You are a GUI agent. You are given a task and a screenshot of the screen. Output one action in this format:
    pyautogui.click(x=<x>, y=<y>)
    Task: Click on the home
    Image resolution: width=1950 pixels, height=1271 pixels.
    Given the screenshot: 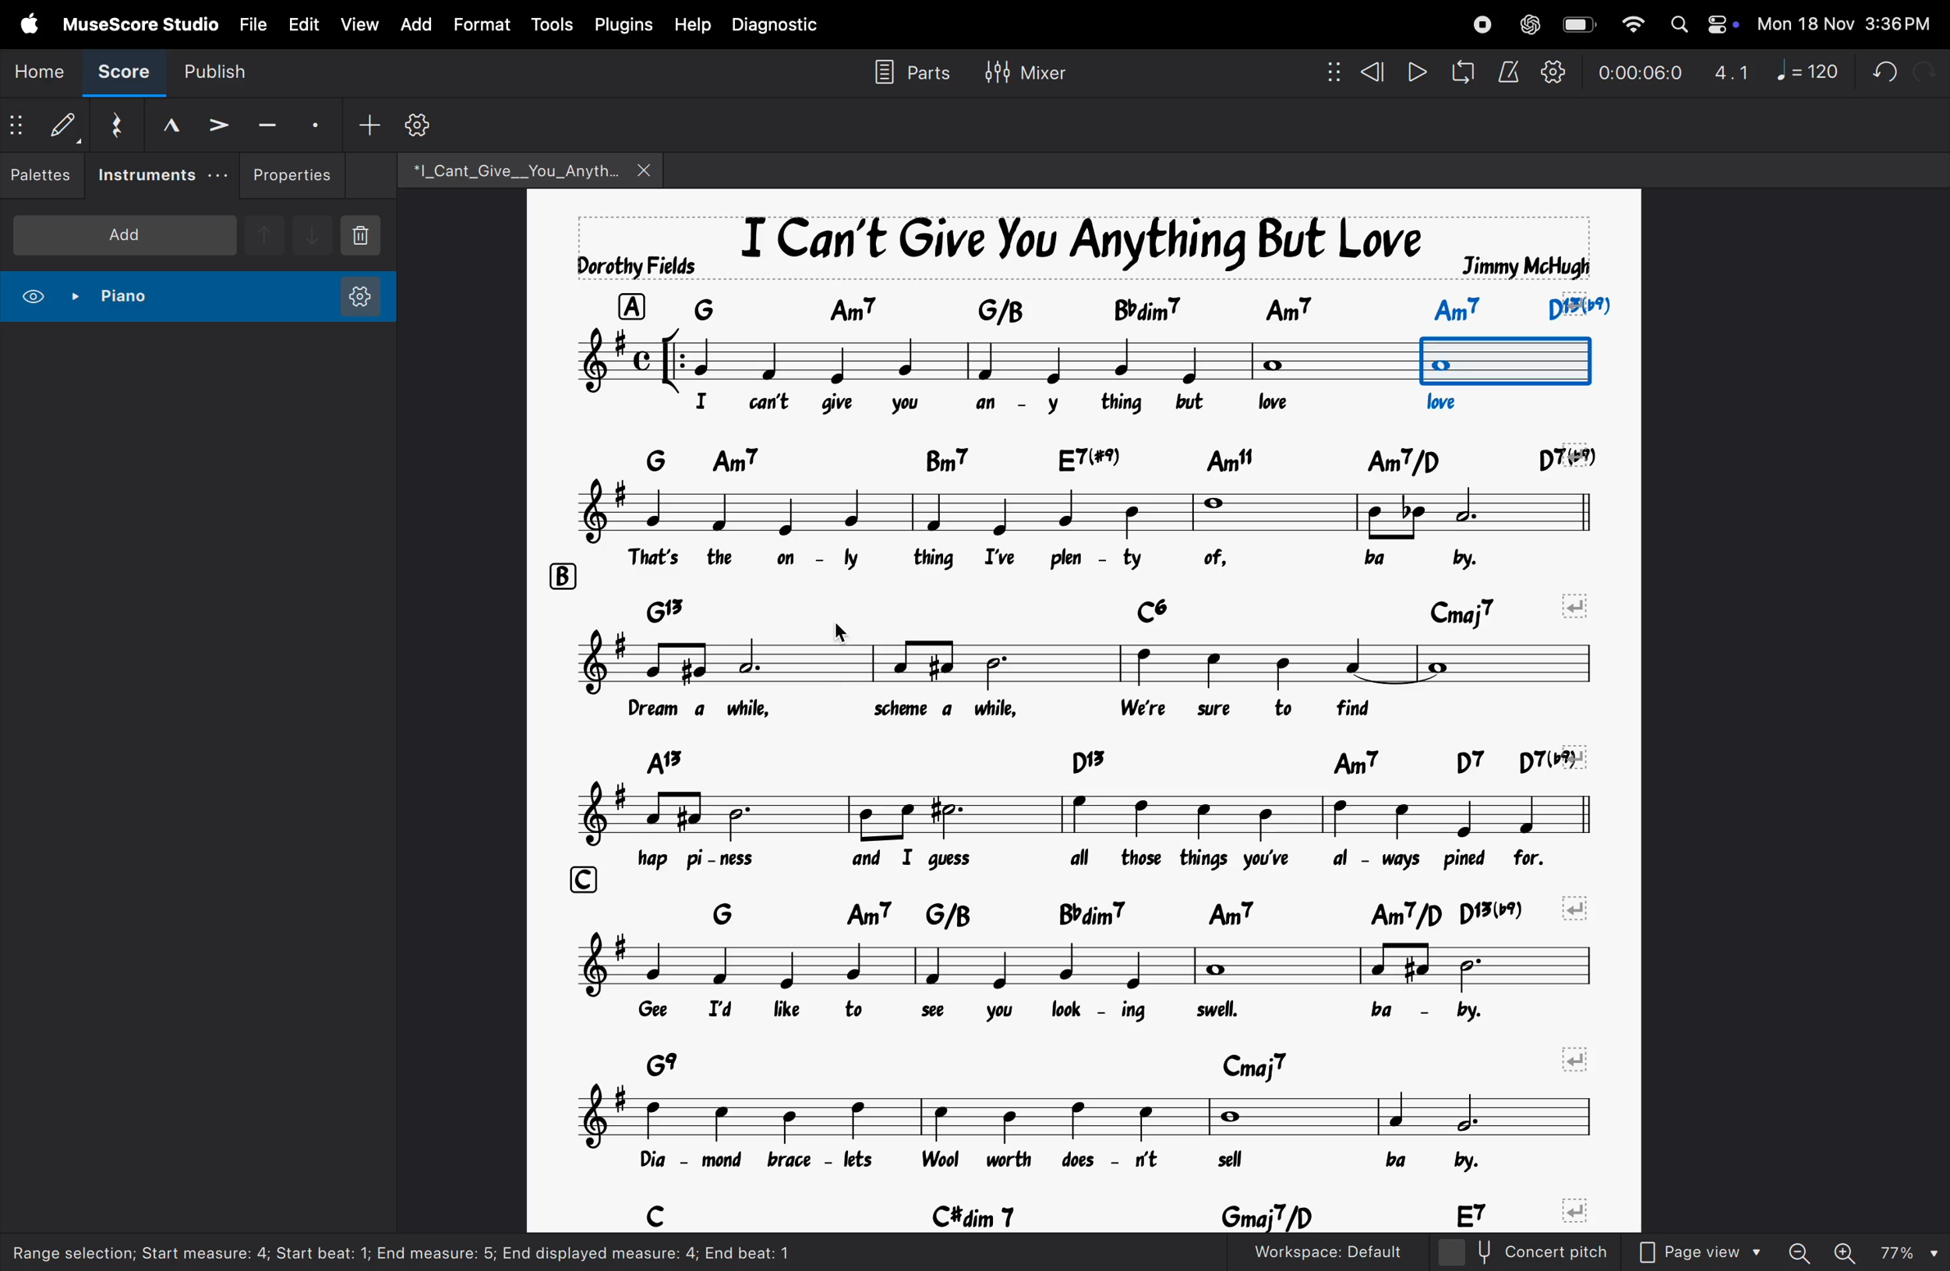 What is the action you would take?
    pyautogui.click(x=36, y=70)
    